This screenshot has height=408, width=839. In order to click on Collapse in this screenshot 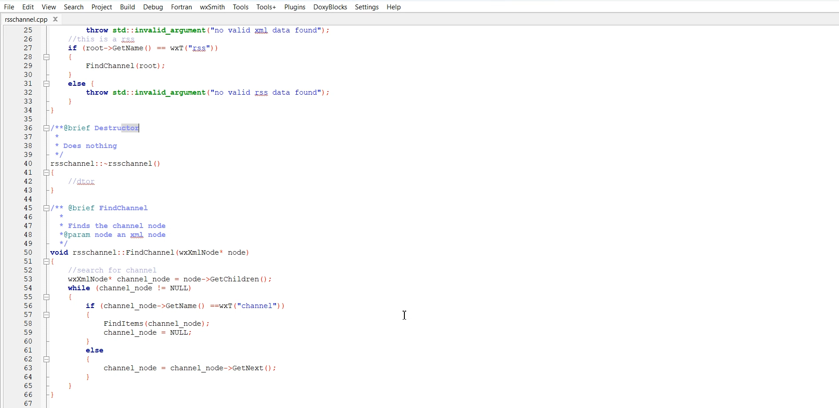, I will do `click(48, 315)`.